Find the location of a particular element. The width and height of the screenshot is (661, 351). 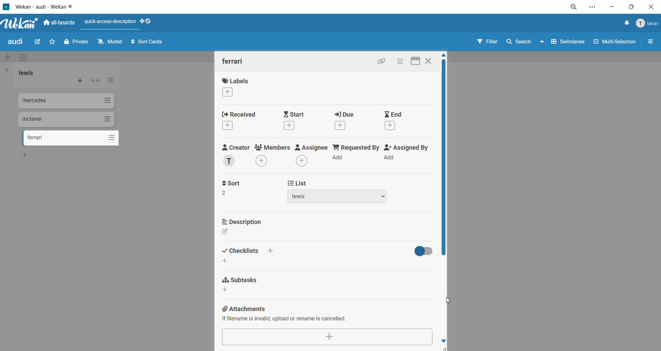

settings is located at coordinates (596, 7).